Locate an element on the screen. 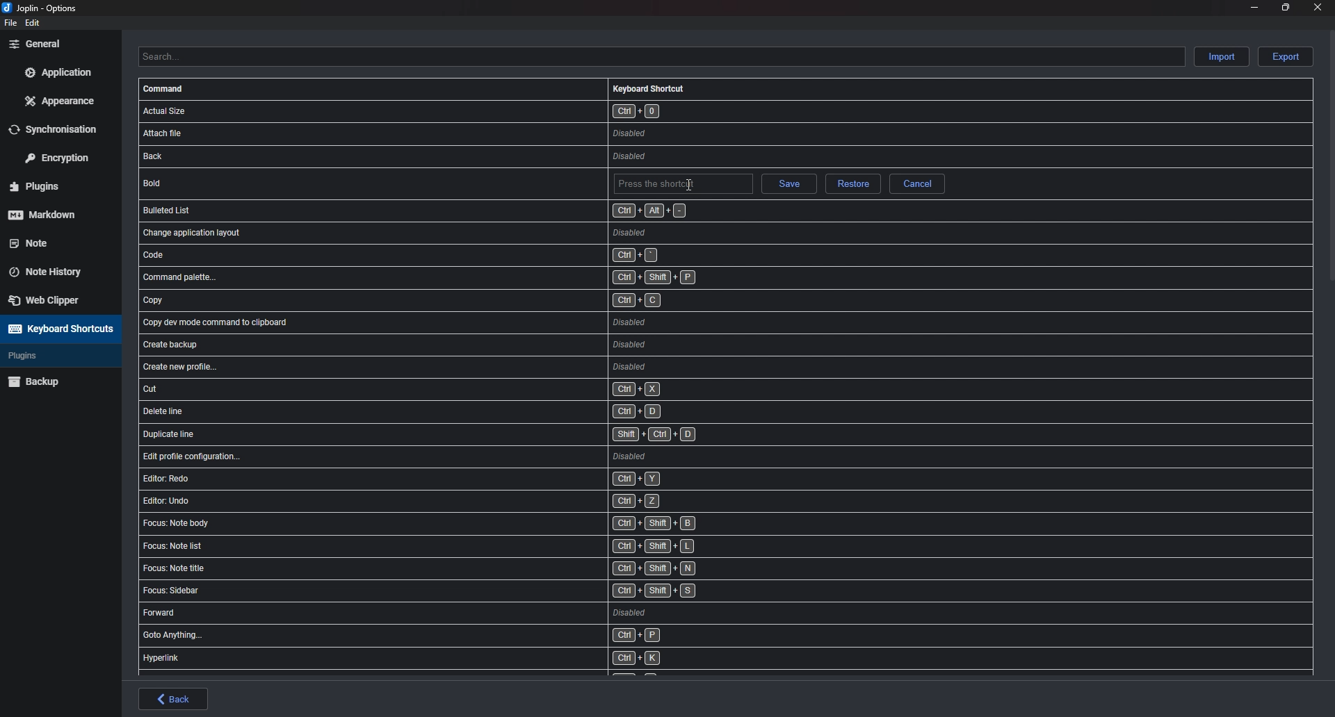  bold is located at coordinates (232, 182).